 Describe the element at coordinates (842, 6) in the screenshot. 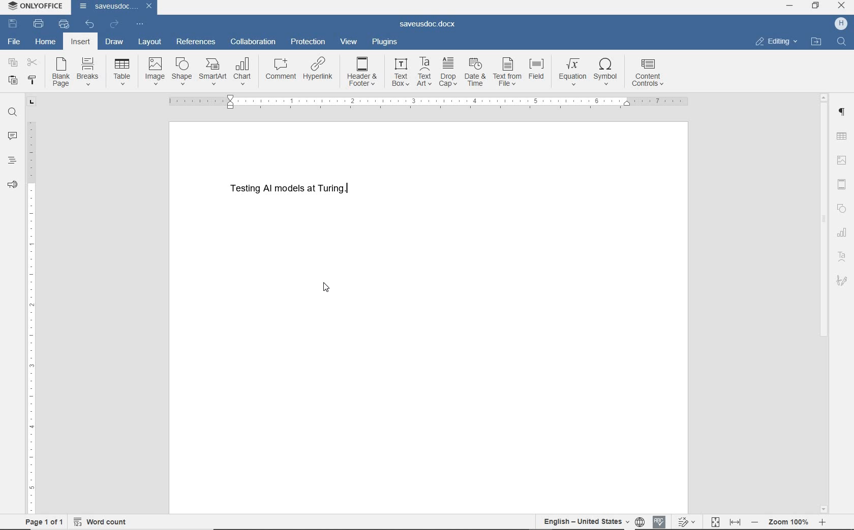

I see `CLOSE` at that location.